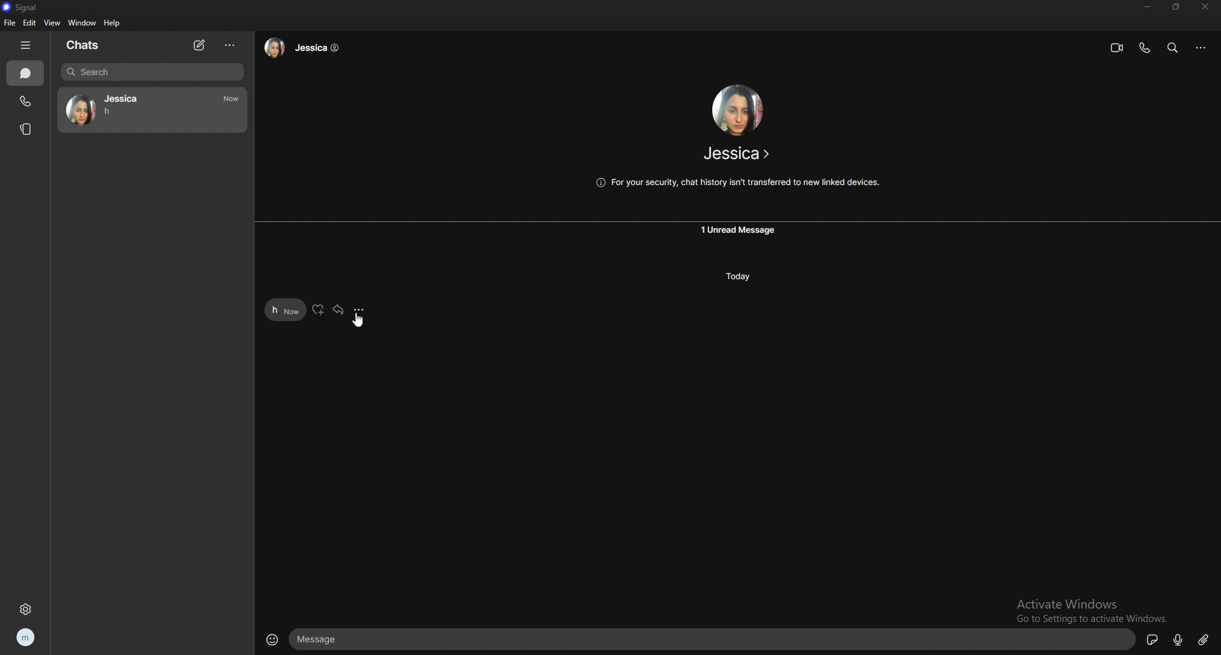 Image resolution: width=1221 pixels, height=655 pixels. I want to click on hide tabs, so click(26, 44).